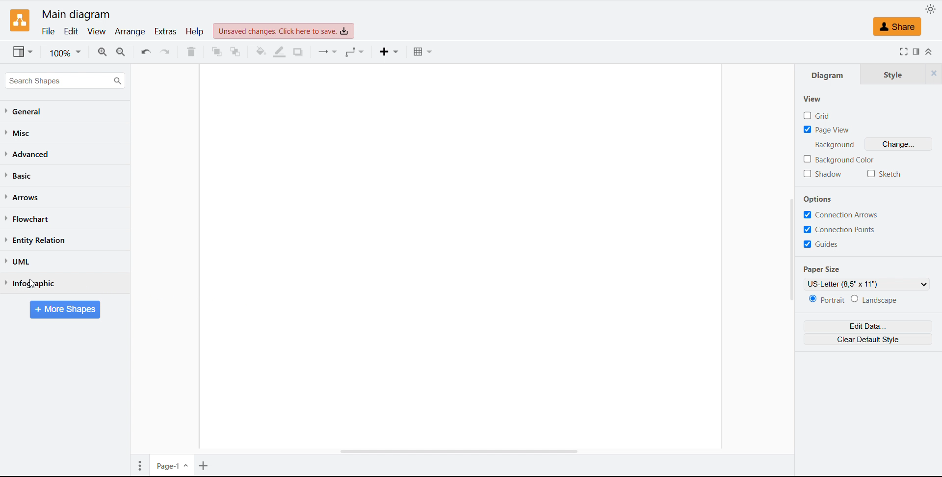  What do you see at coordinates (172, 465) in the screenshot?
I see `Page 1 ` at bounding box center [172, 465].